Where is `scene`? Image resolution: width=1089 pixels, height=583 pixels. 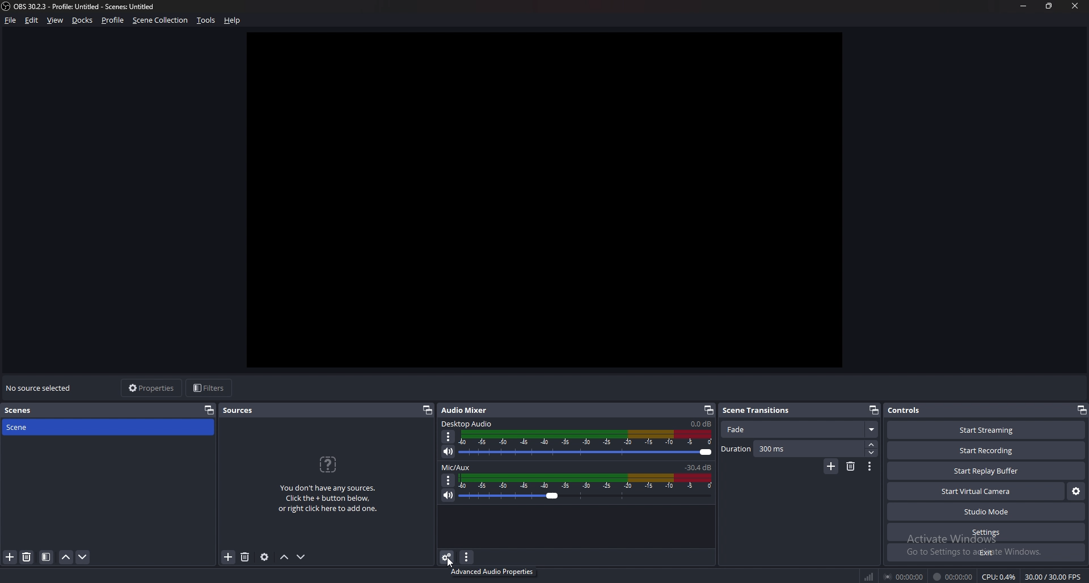 scene is located at coordinates (23, 427).